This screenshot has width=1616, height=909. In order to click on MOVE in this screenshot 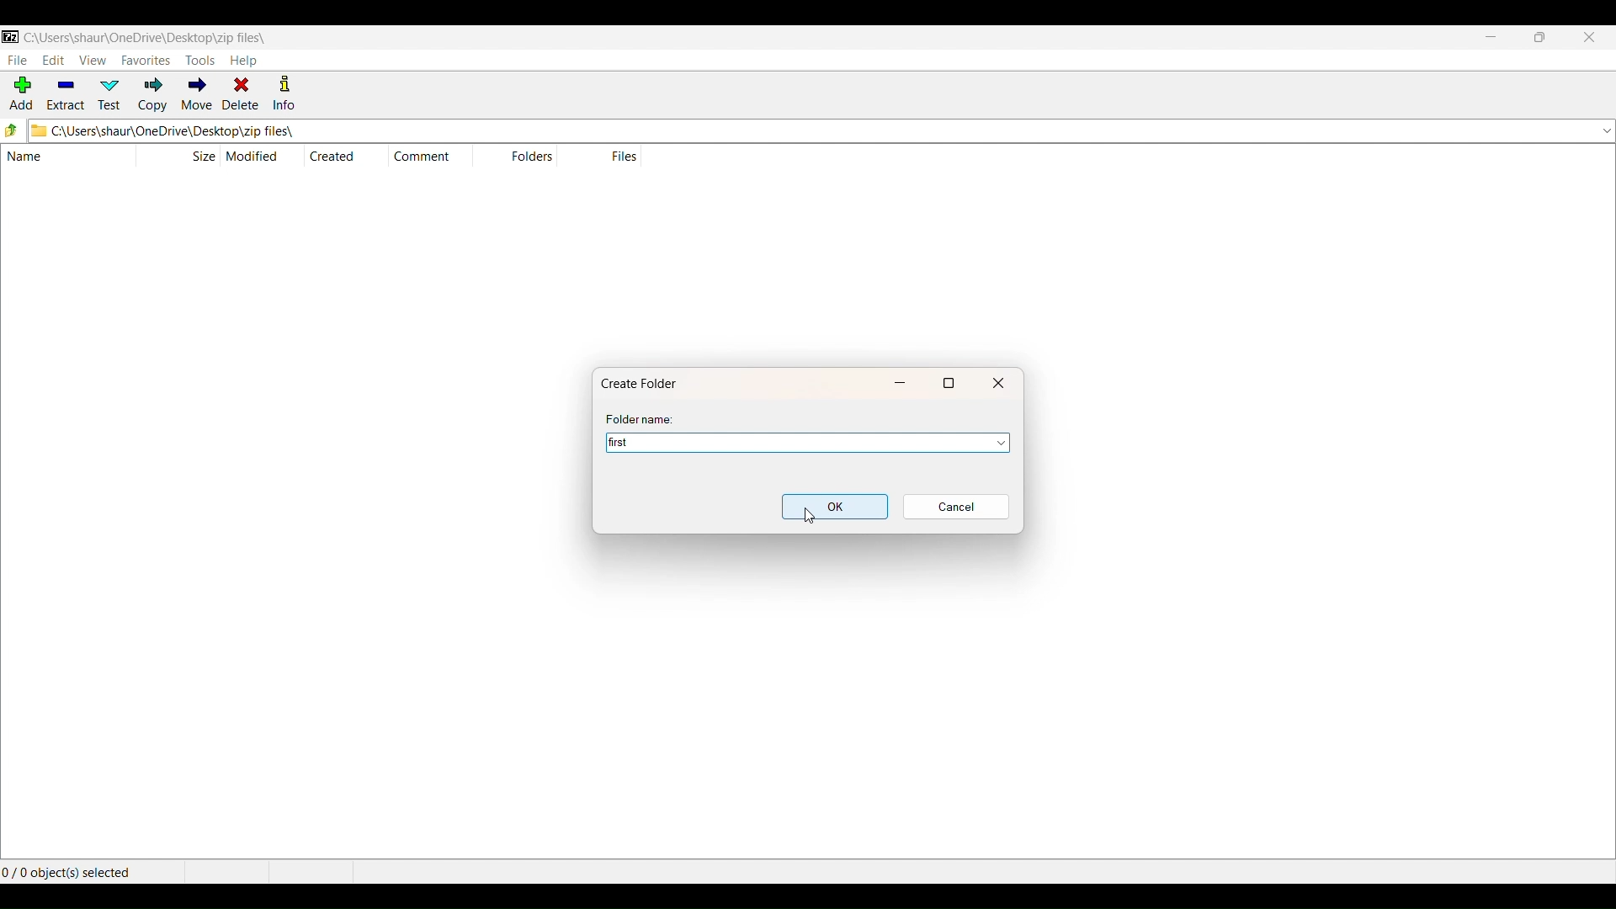, I will do `click(195, 96)`.